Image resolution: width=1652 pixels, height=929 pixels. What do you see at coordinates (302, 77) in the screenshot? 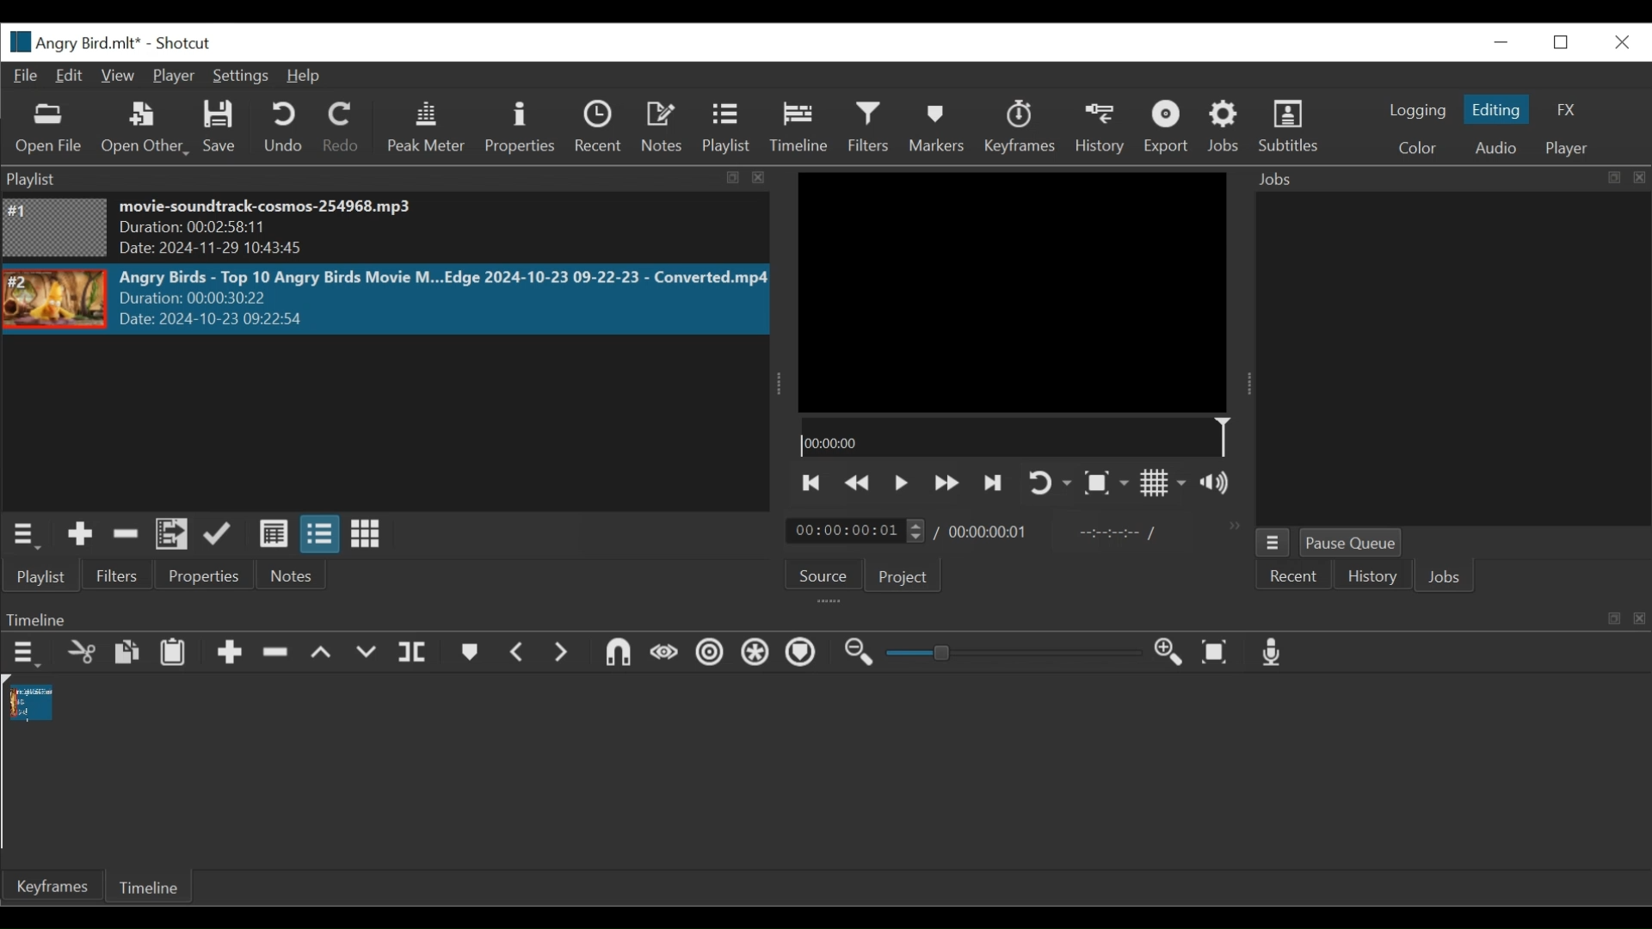
I see `Help` at bounding box center [302, 77].